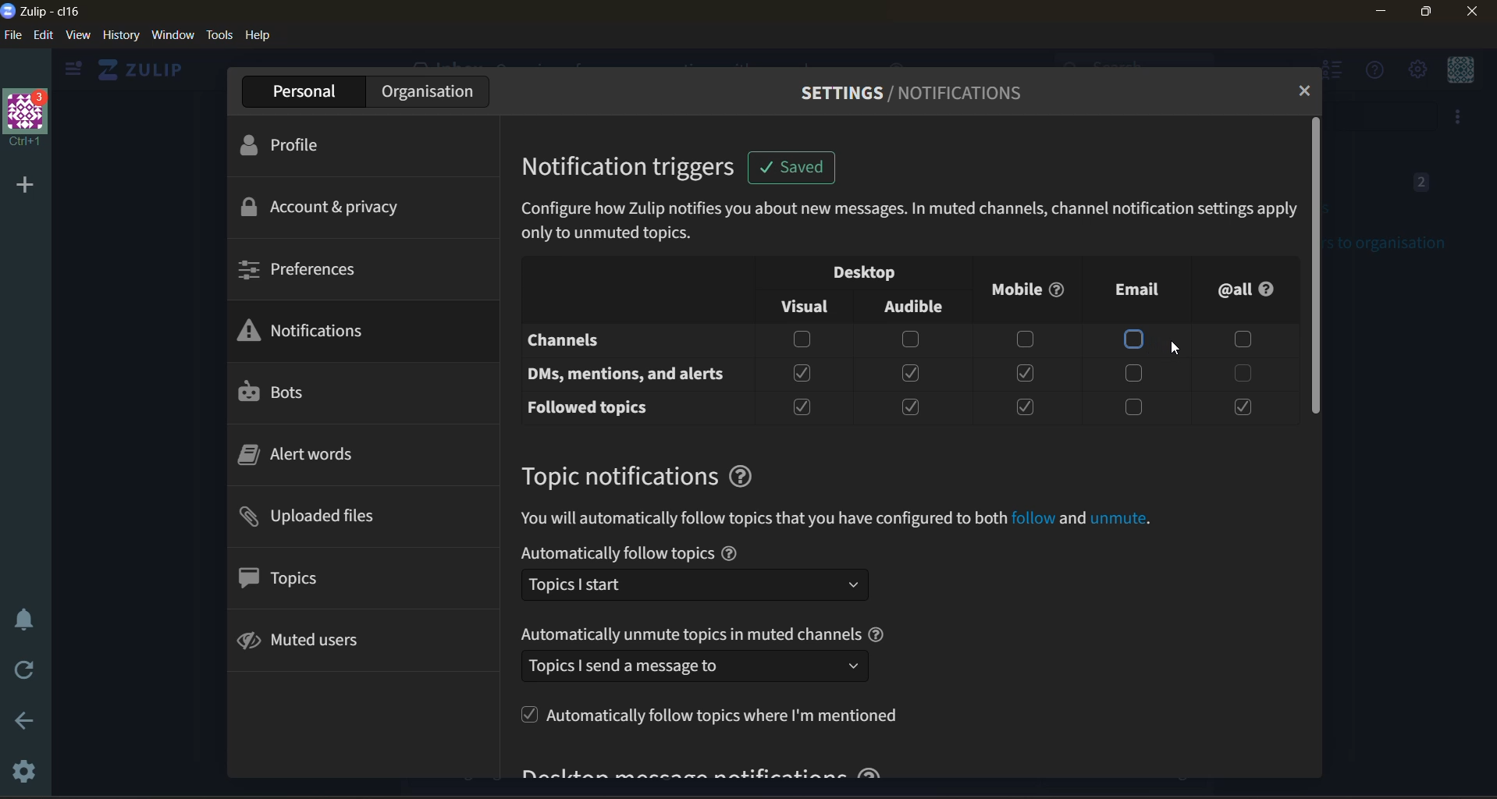 This screenshot has width=1497, height=799. What do you see at coordinates (911, 341) in the screenshot?
I see `checkbox` at bounding box center [911, 341].